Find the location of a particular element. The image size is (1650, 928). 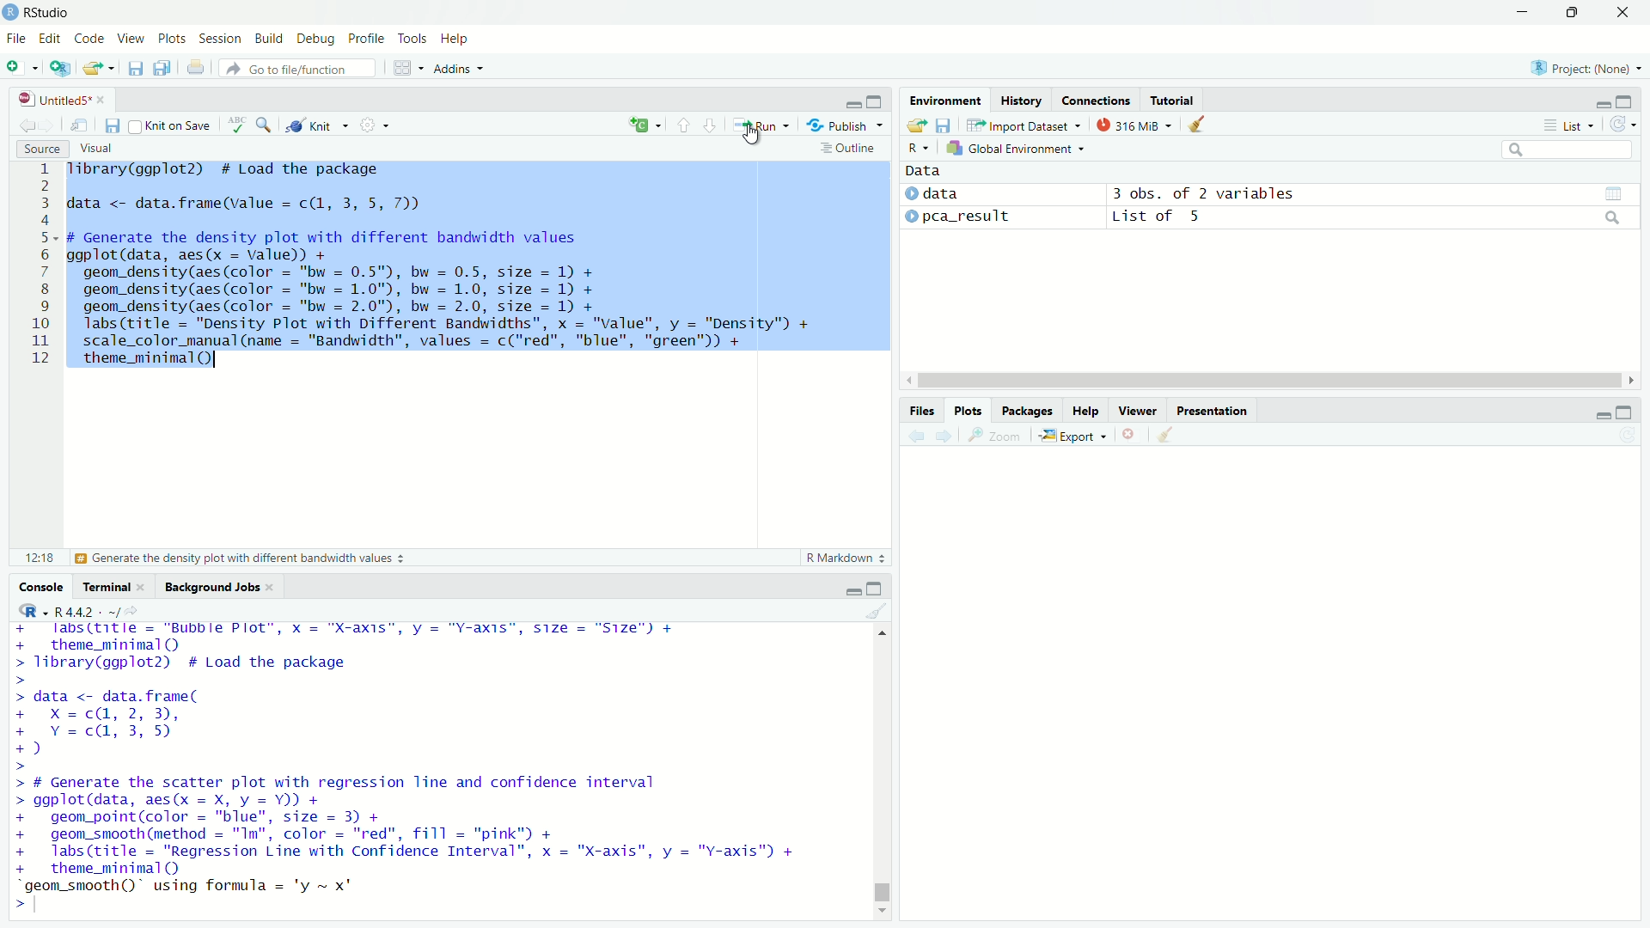

maximize is located at coordinates (1625, 412).